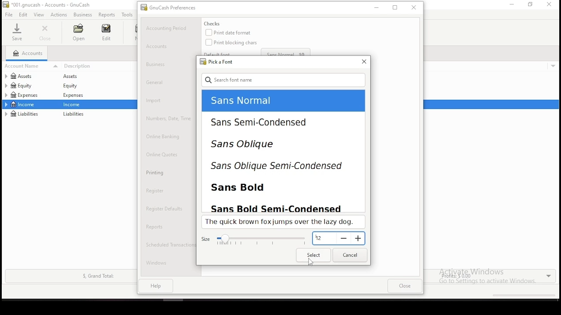  Describe the element at coordinates (17, 32) in the screenshot. I see `save` at that location.